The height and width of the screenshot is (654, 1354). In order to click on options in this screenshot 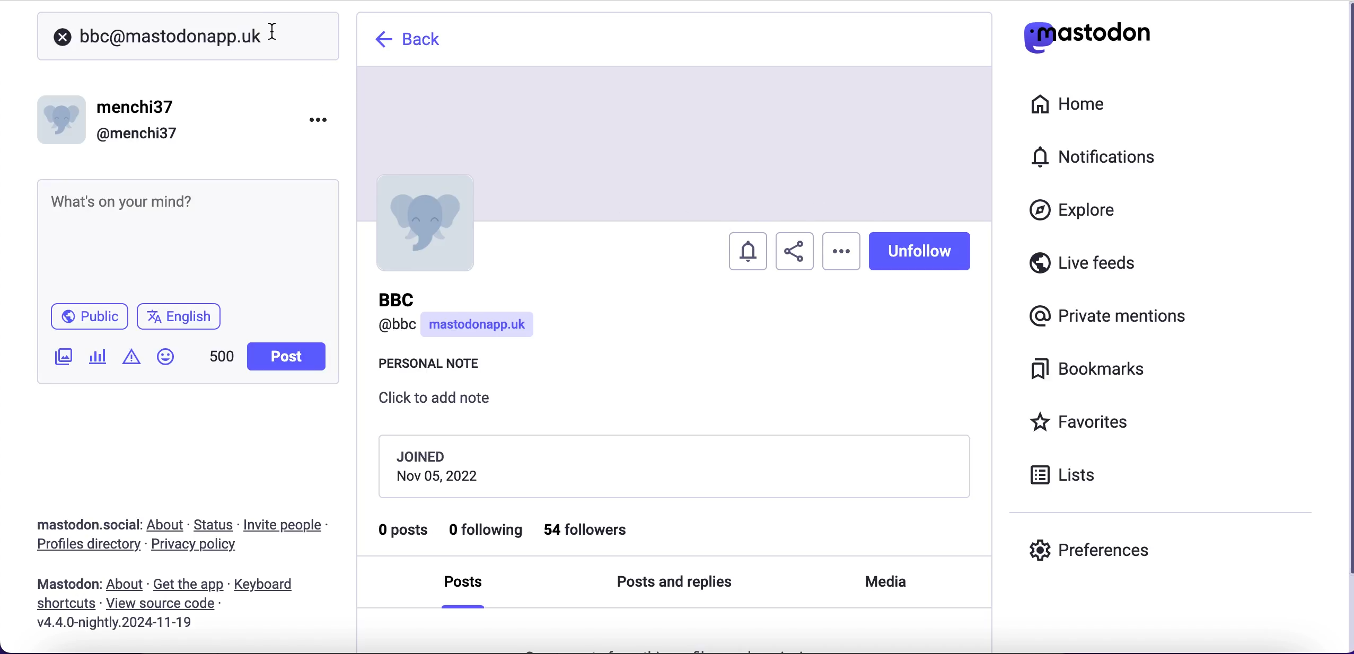, I will do `click(841, 251)`.